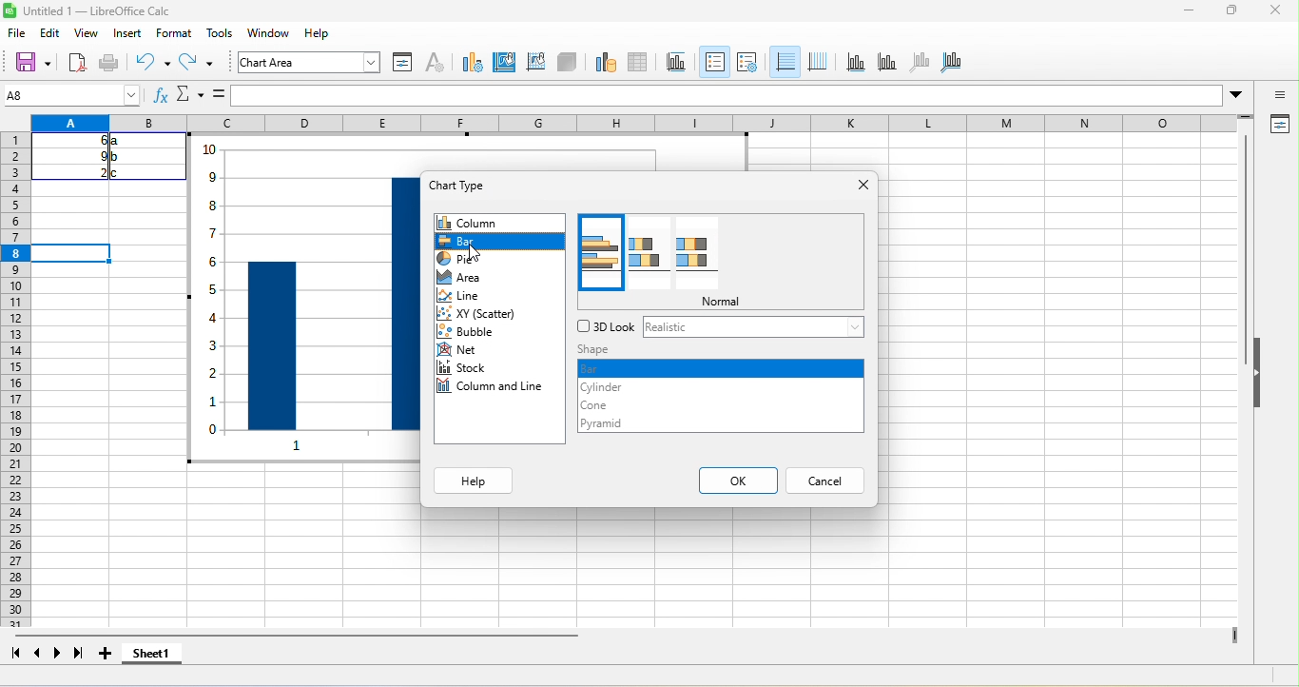 The image size is (1299, 687). What do you see at coordinates (473, 296) in the screenshot?
I see `line` at bounding box center [473, 296].